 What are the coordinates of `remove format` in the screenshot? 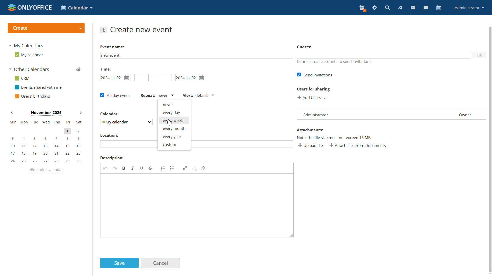 It's located at (203, 168).